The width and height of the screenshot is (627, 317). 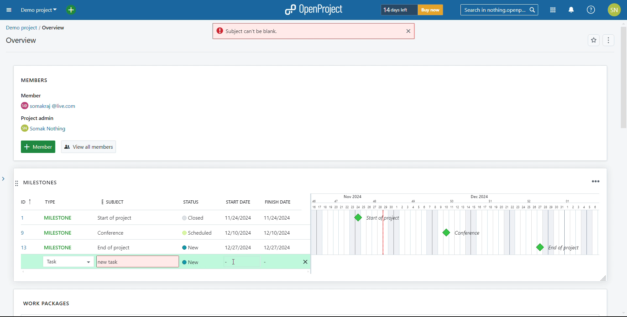 I want to click on logo, so click(x=313, y=10).